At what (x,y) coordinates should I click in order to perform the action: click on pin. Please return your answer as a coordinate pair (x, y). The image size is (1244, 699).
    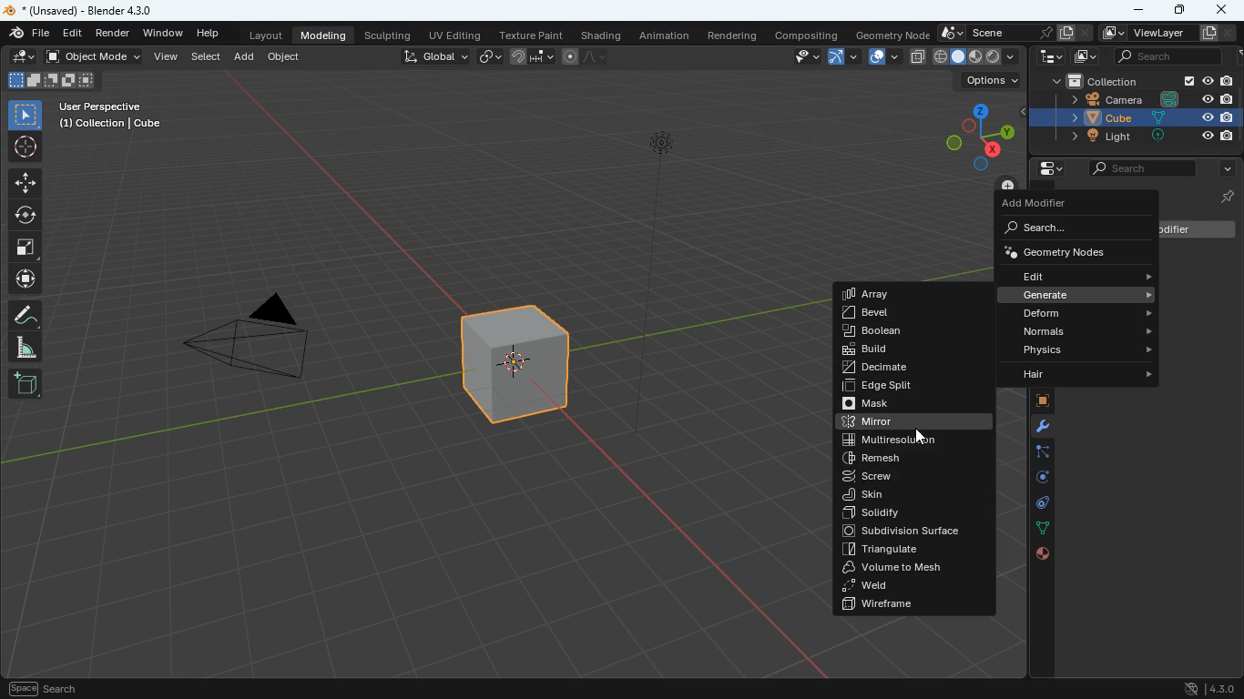
    Looking at the image, I should click on (1224, 196).